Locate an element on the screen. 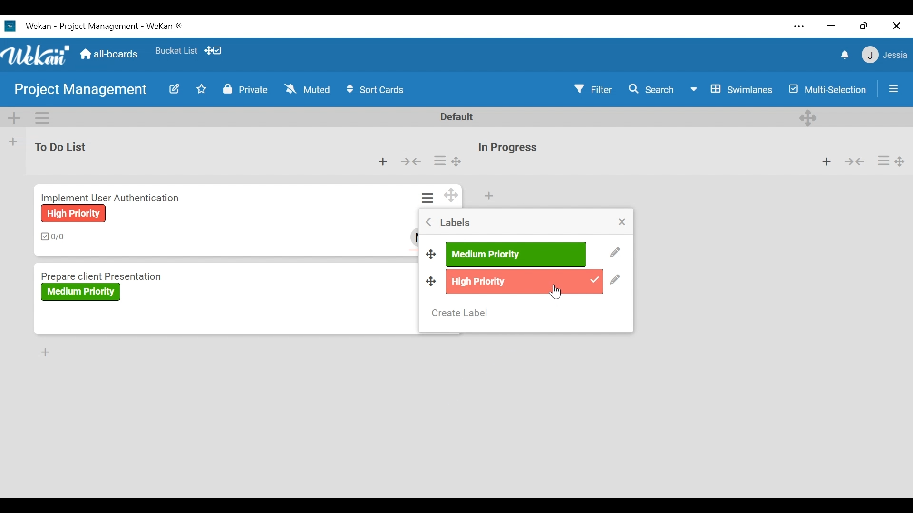  Favorites is located at coordinates (176, 50).